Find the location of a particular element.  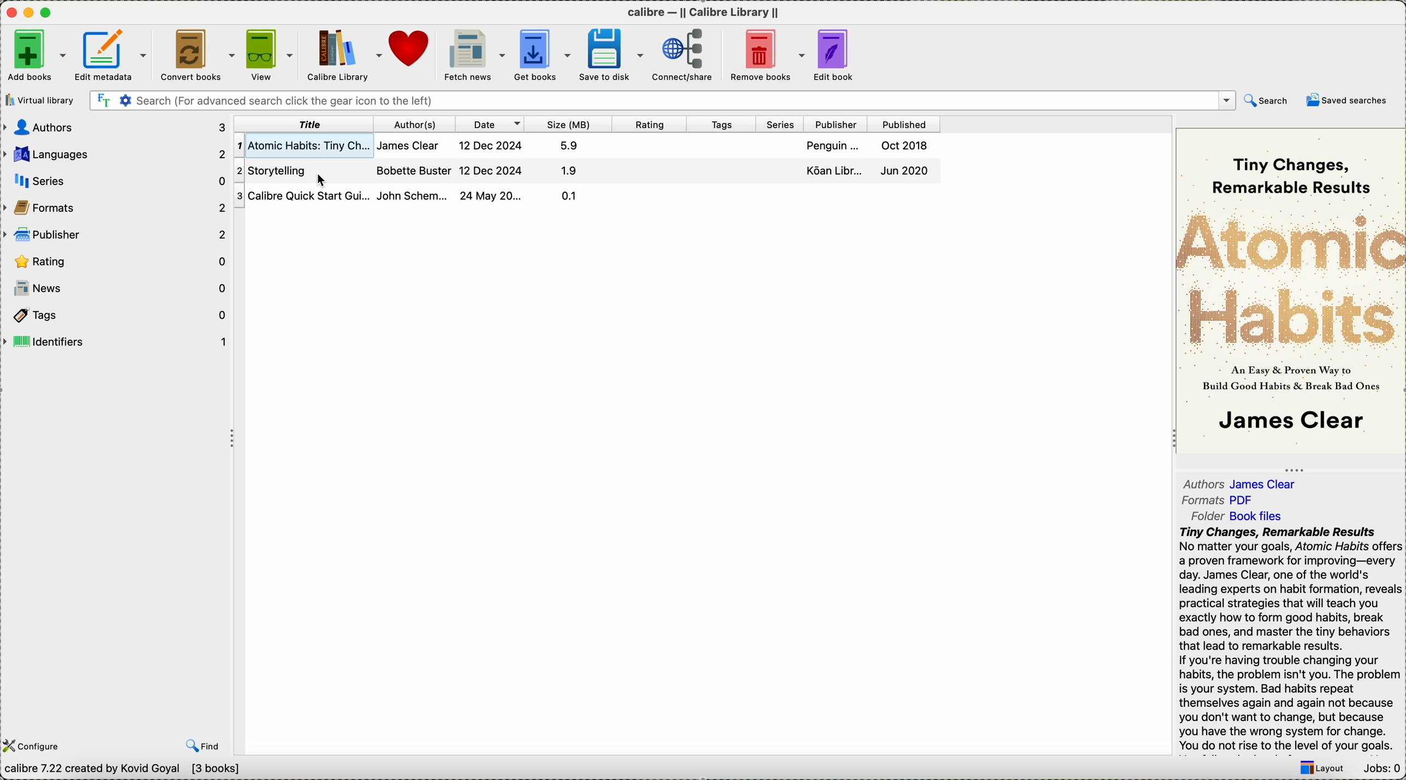

calibre quick start guide is located at coordinates (424, 195).